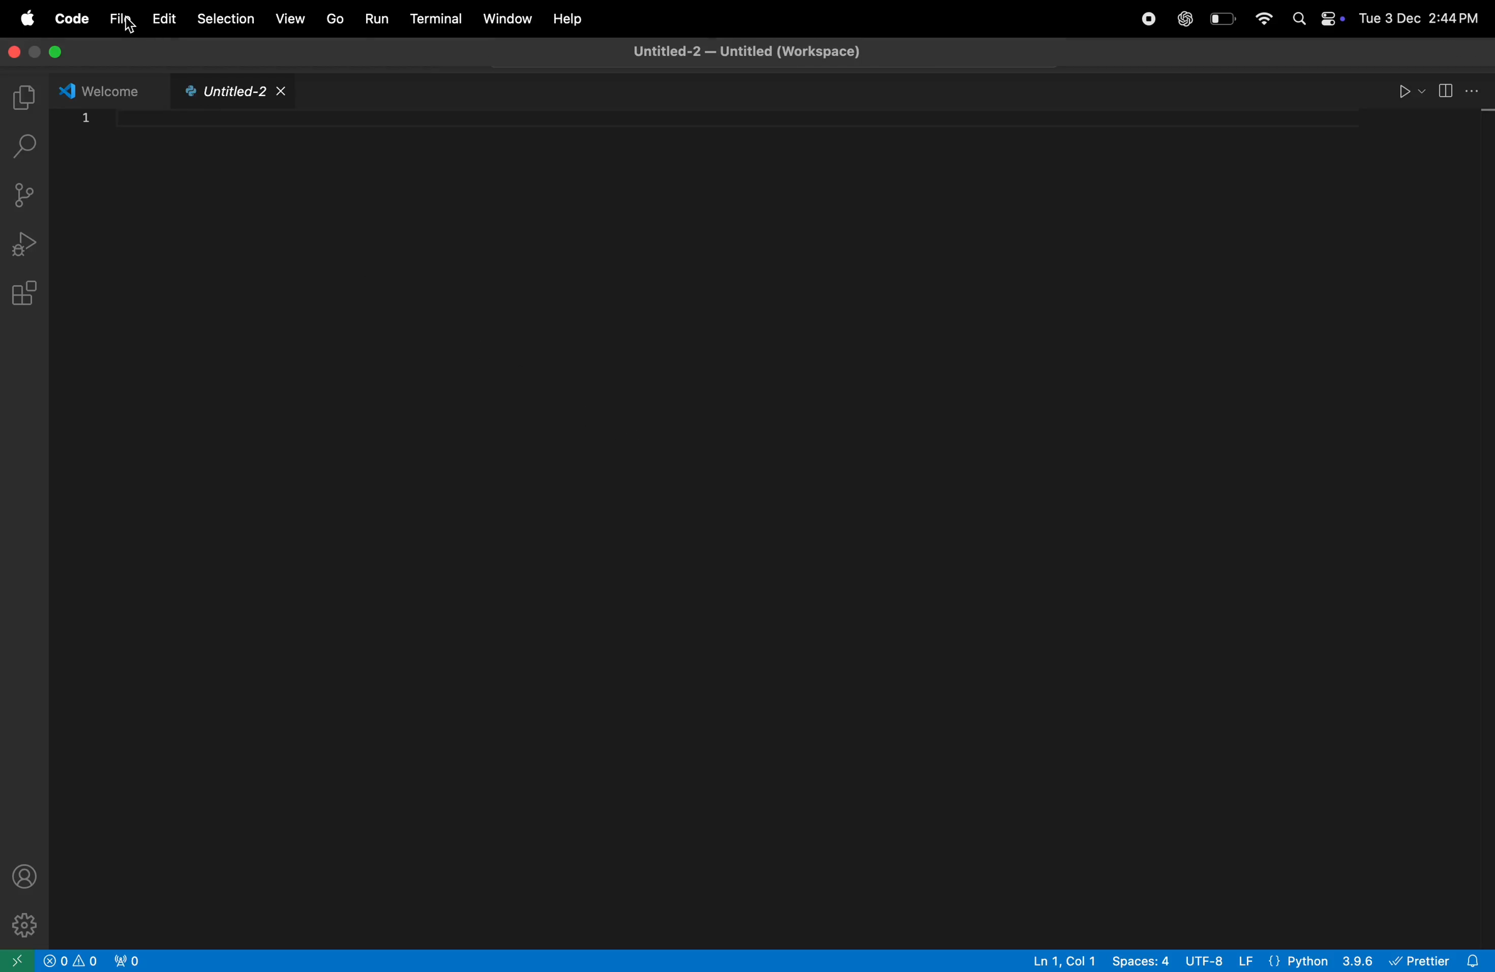 Image resolution: width=1495 pixels, height=972 pixels. I want to click on selection, so click(226, 19).